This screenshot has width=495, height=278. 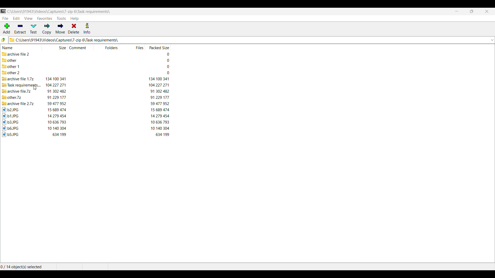 What do you see at coordinates (56, 91) in the screenshot?
I see `size` at bounding box center [56, 91].